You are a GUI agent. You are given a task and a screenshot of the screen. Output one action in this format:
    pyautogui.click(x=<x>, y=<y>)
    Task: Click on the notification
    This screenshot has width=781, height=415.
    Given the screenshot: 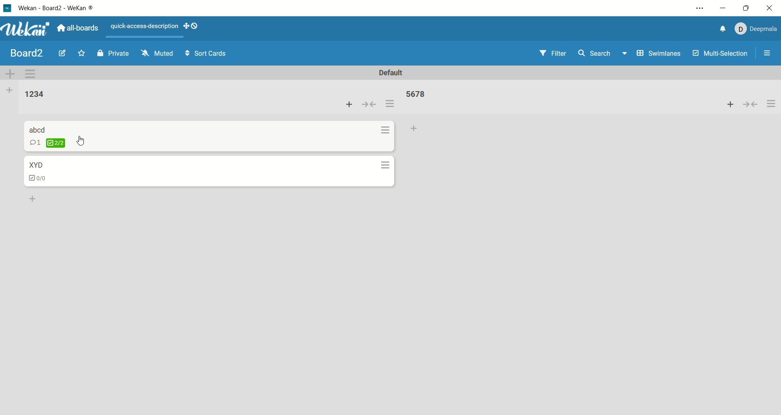 What is the action you would take?
    pyautogui.click(x=722, y=30)
    